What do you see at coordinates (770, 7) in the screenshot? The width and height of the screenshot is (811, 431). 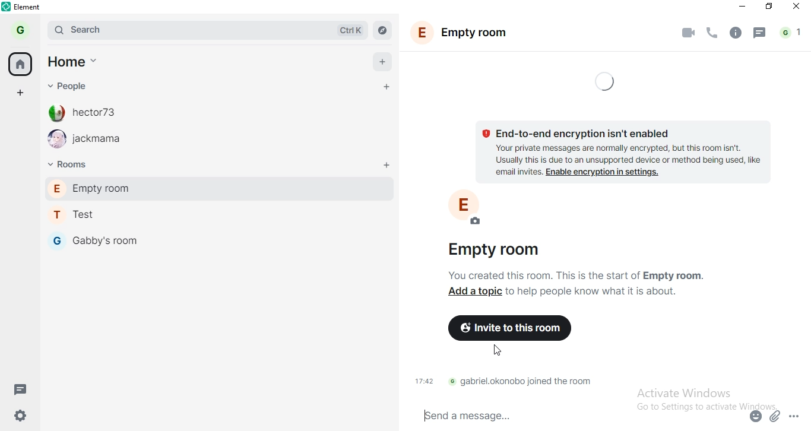 I see `restore` at bounding box center [770, 7].